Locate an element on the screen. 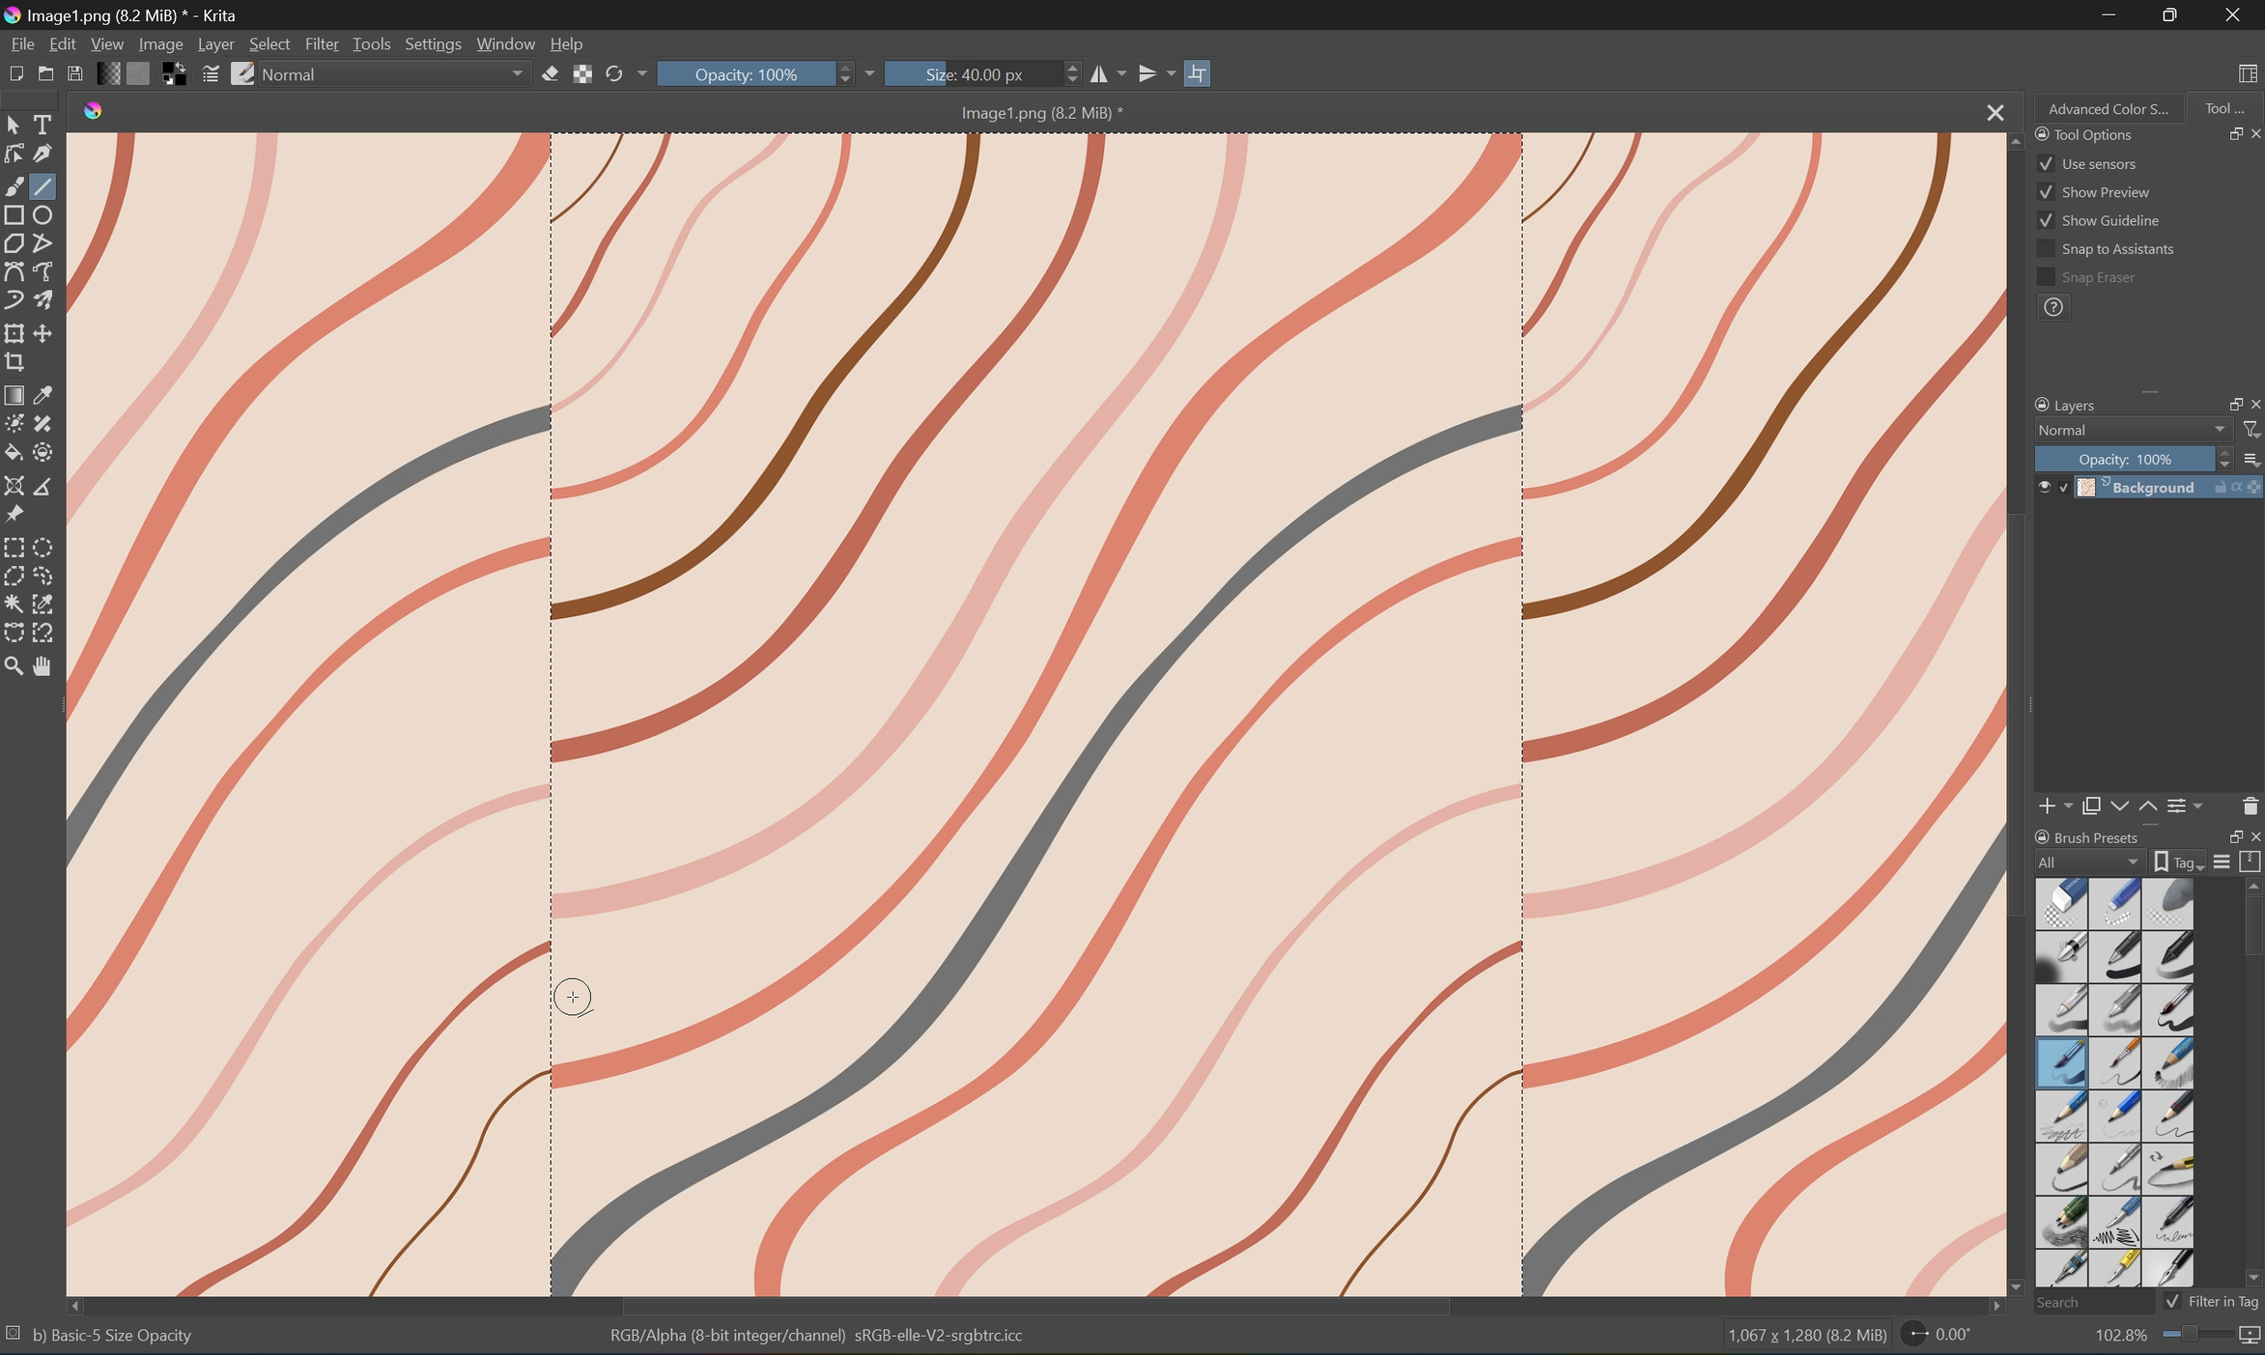 The width and height of the screenshot is (2265, 1355). Slider is located at coordinates (1066, 75).